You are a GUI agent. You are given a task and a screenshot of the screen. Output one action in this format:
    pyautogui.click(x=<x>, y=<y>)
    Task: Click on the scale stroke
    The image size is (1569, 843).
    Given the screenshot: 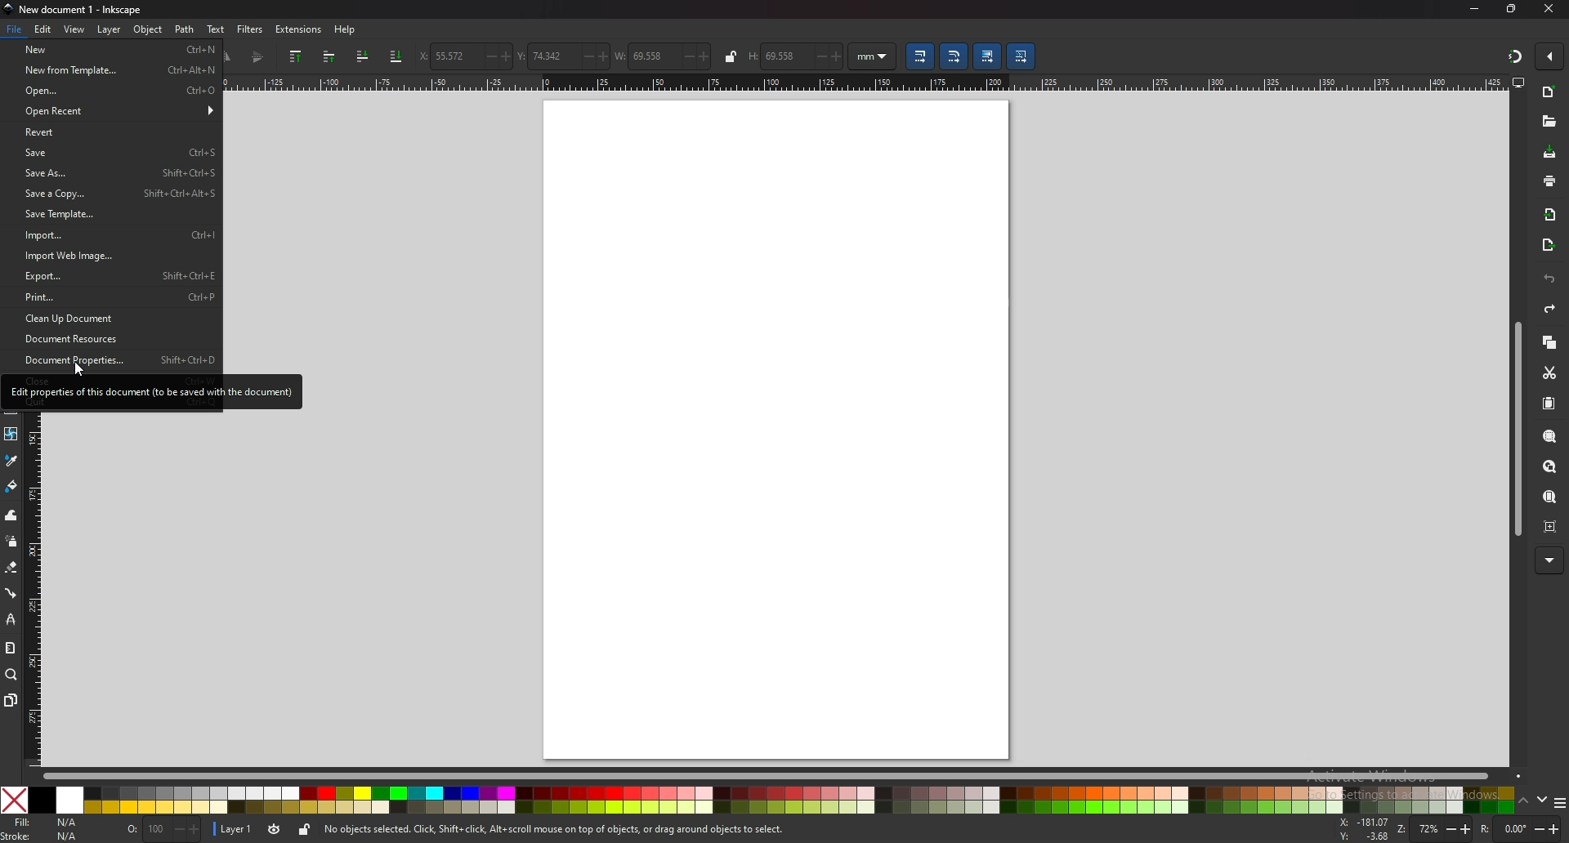 What is the action you would take?
    pyautogui.click(x=396, y=56)
    